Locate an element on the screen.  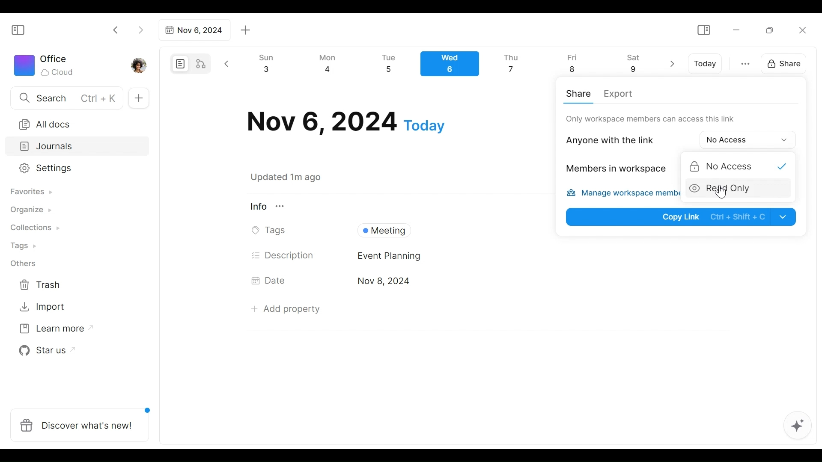
Add new tab is located at coordinates (246, 30).